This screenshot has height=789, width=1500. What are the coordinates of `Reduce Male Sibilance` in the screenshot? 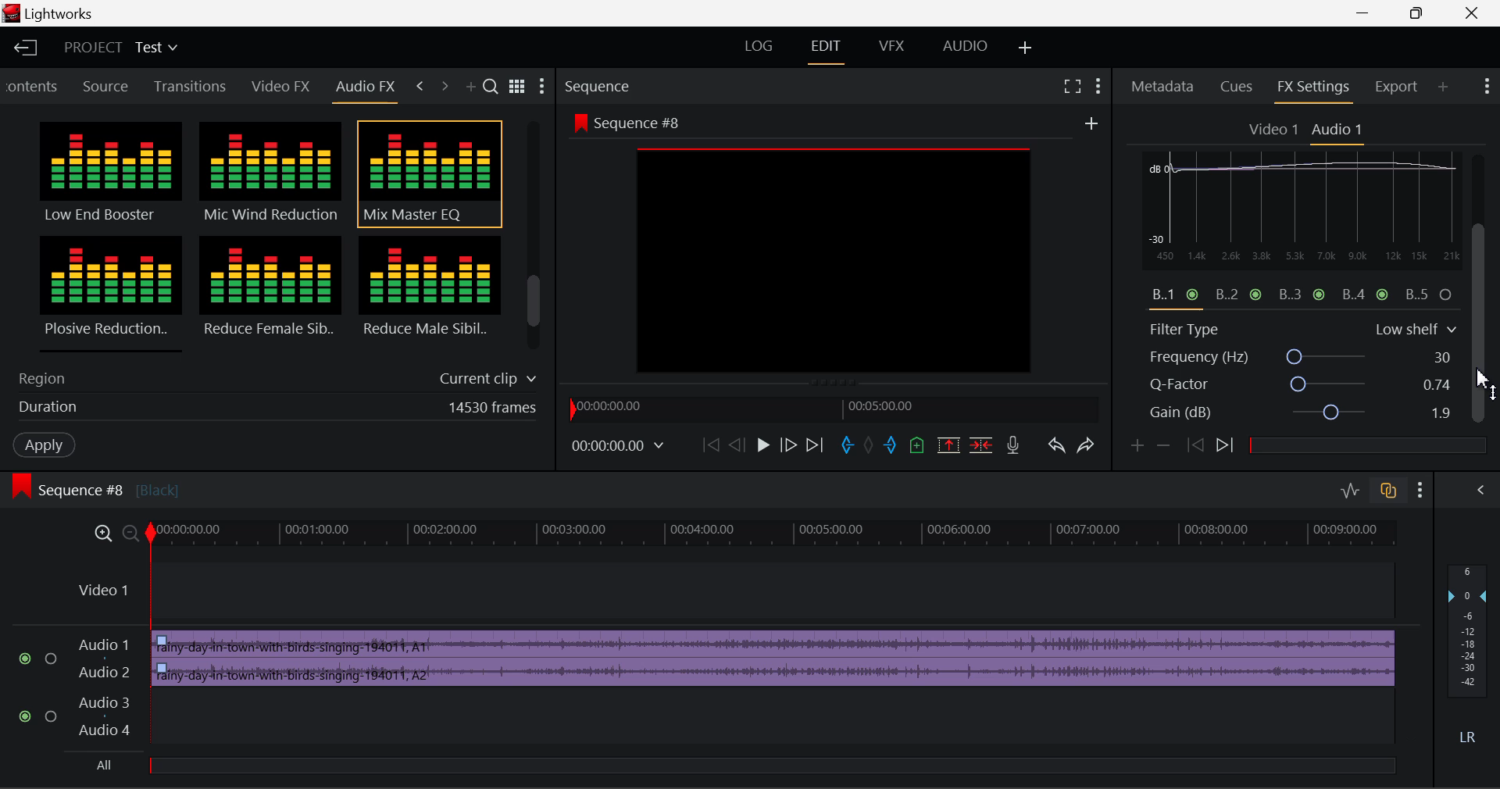 It's located at (428, 292).